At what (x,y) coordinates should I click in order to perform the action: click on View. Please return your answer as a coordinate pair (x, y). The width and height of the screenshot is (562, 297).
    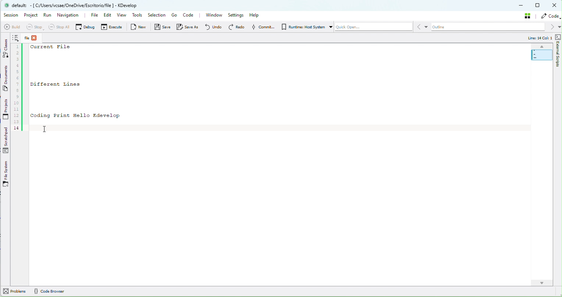
    Looking at the image, I should click on (122, 16).